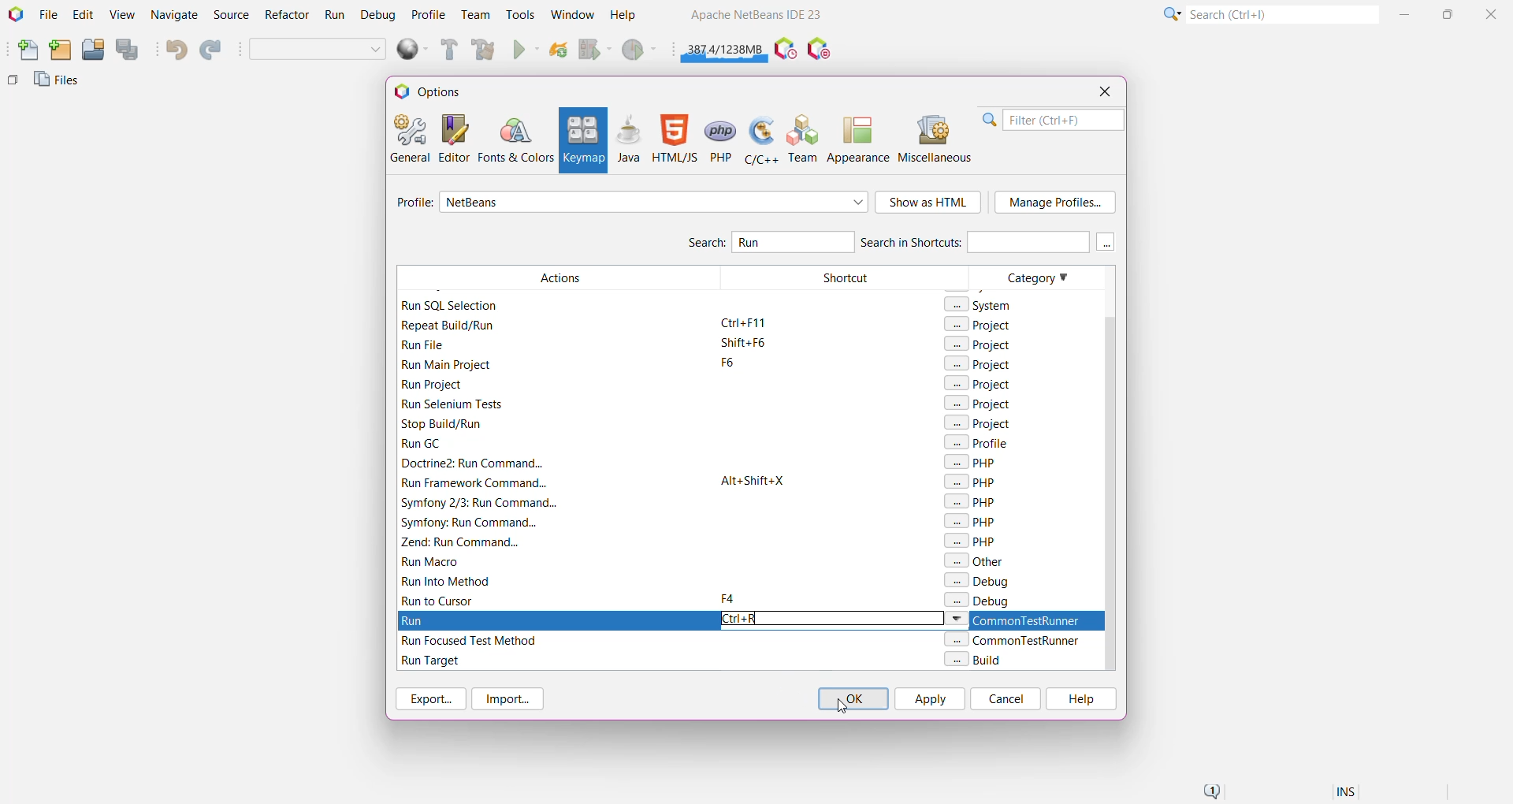 This screenshot has height=804, width=1513. What do you see at coordinates (1104, 91) in the screenshot?
I see `Close` at bounding box center [1104, 91].